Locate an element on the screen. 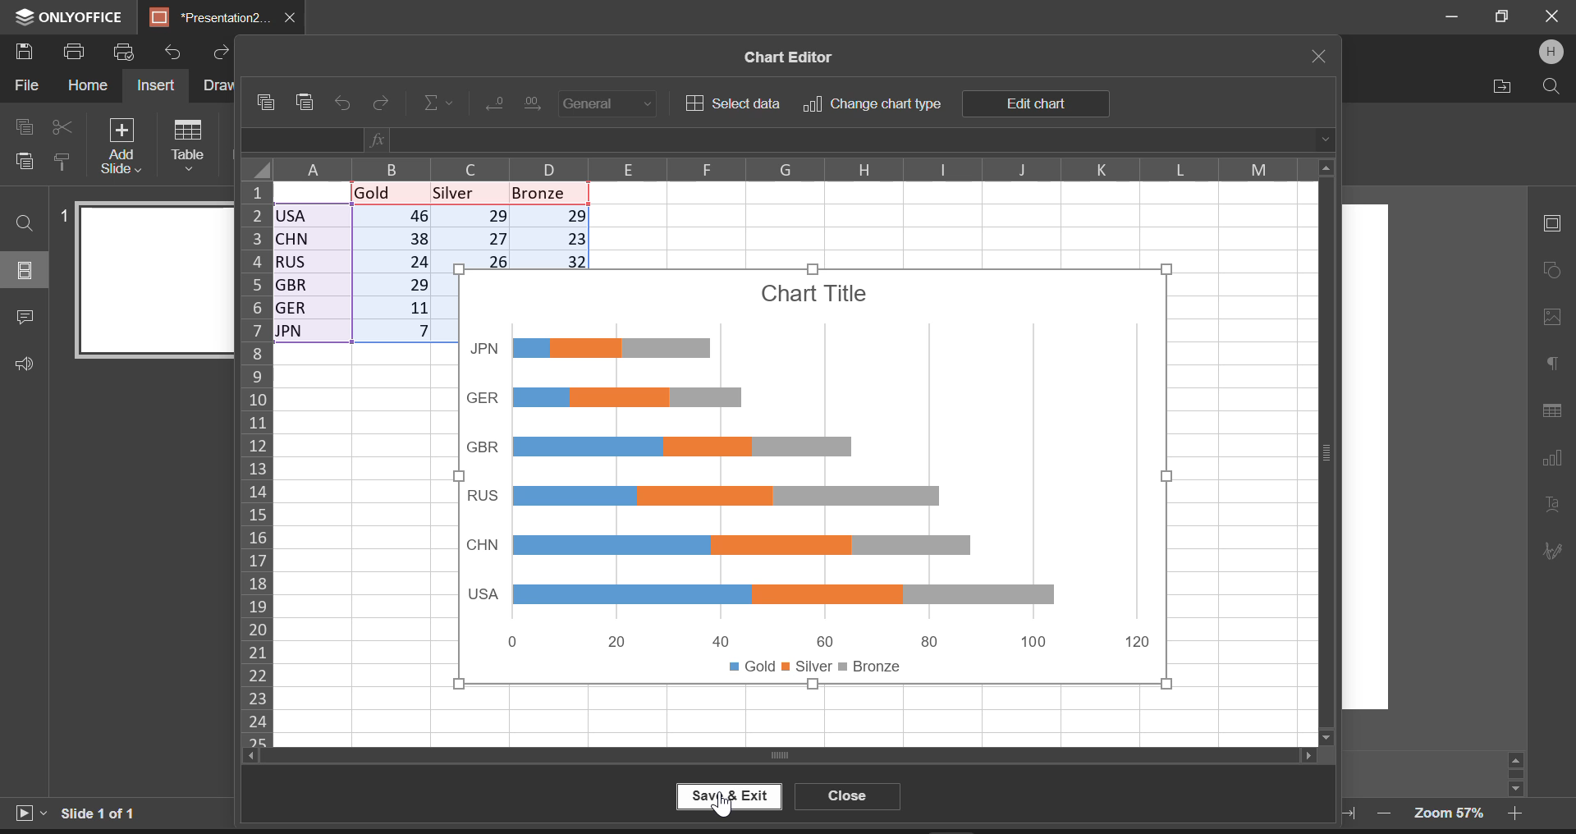  Decrease Decimal is located at coordinates (497, 102).